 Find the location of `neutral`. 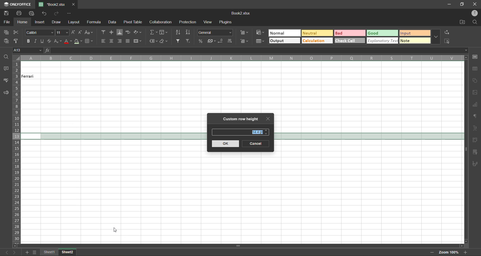

neutral is located at coordinates (318, 33).